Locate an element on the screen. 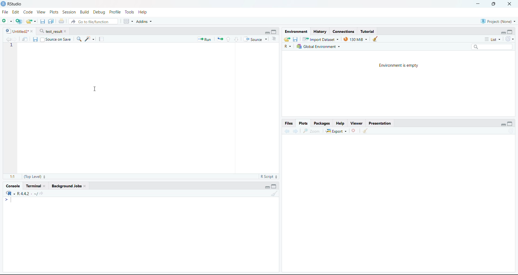 Image resolution: width=518 pixels, height=275 pixels. Clear console (Ctrl +L) is located at coordinates (273, 193).